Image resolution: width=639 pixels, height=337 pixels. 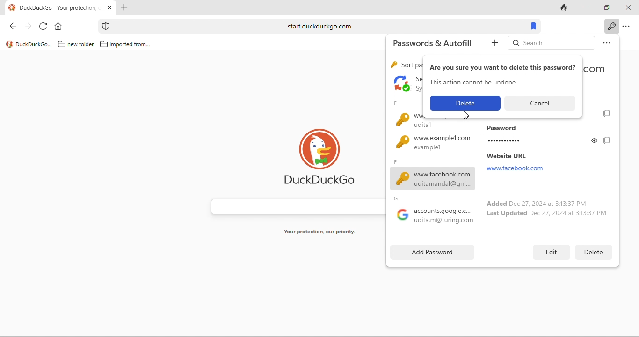 What do you see at coordinates (628, 8) in the screenshot?
I see `close` at bounding box center [628, 8].